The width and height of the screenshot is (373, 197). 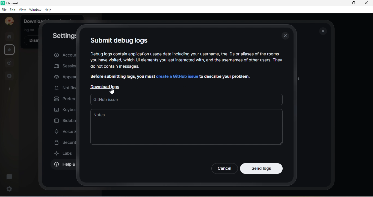 What do you see at coordinates (185, 100) in the screenshot?
I see `https://github.com/vector-im/element-web/issues/...` at bounding box center [185, 100].